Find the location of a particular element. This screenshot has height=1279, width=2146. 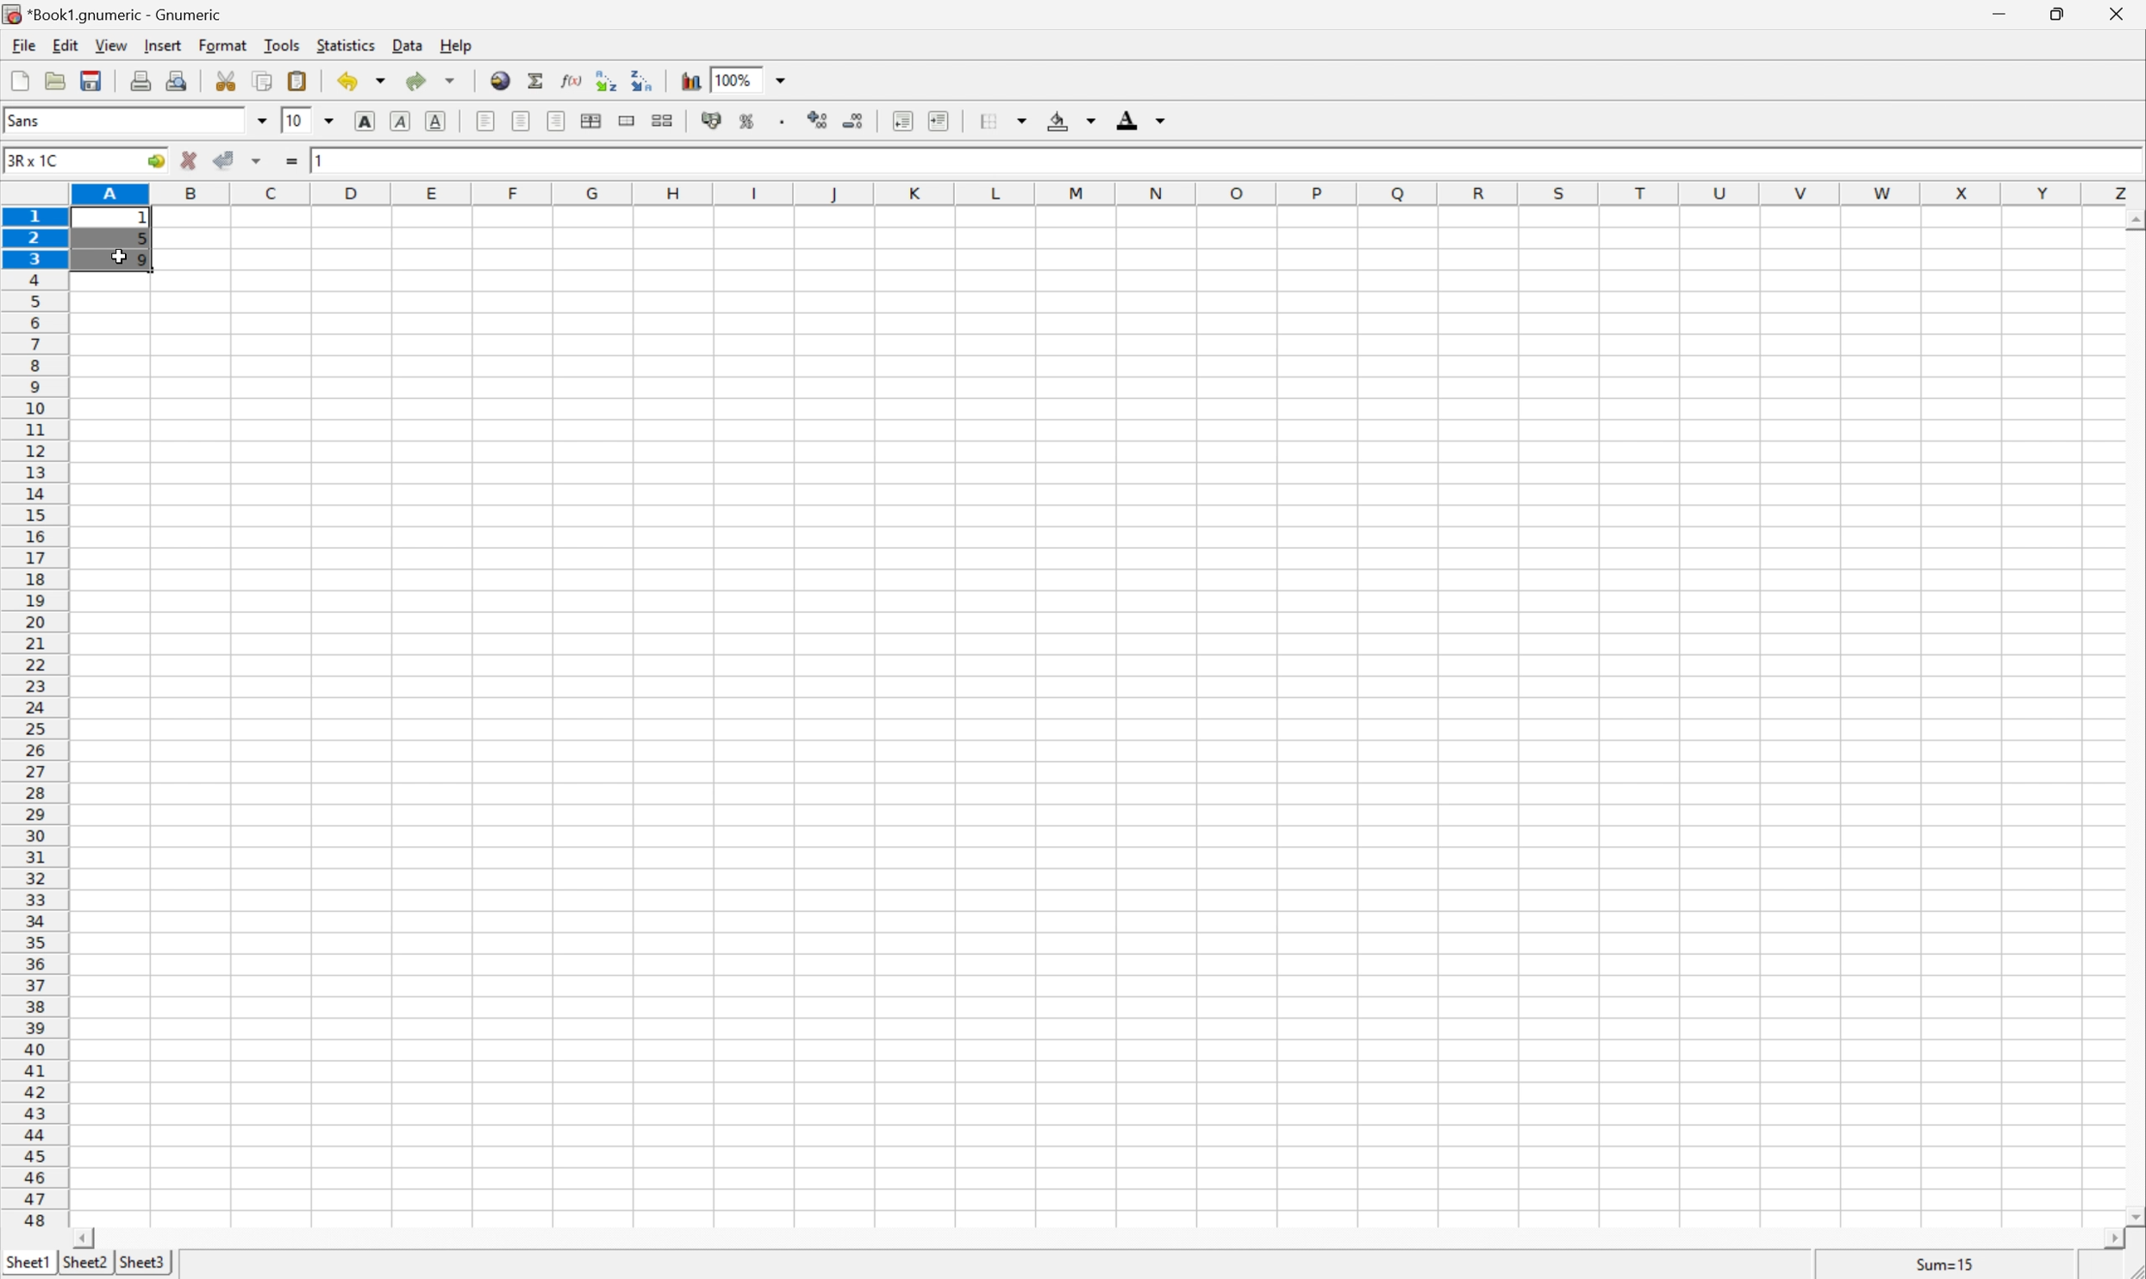

help is located at coordinates (458, 45).